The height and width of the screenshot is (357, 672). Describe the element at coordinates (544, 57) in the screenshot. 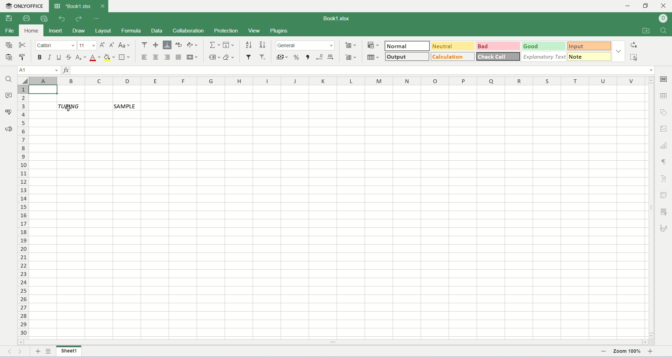

I see `explanatory text` at that location.